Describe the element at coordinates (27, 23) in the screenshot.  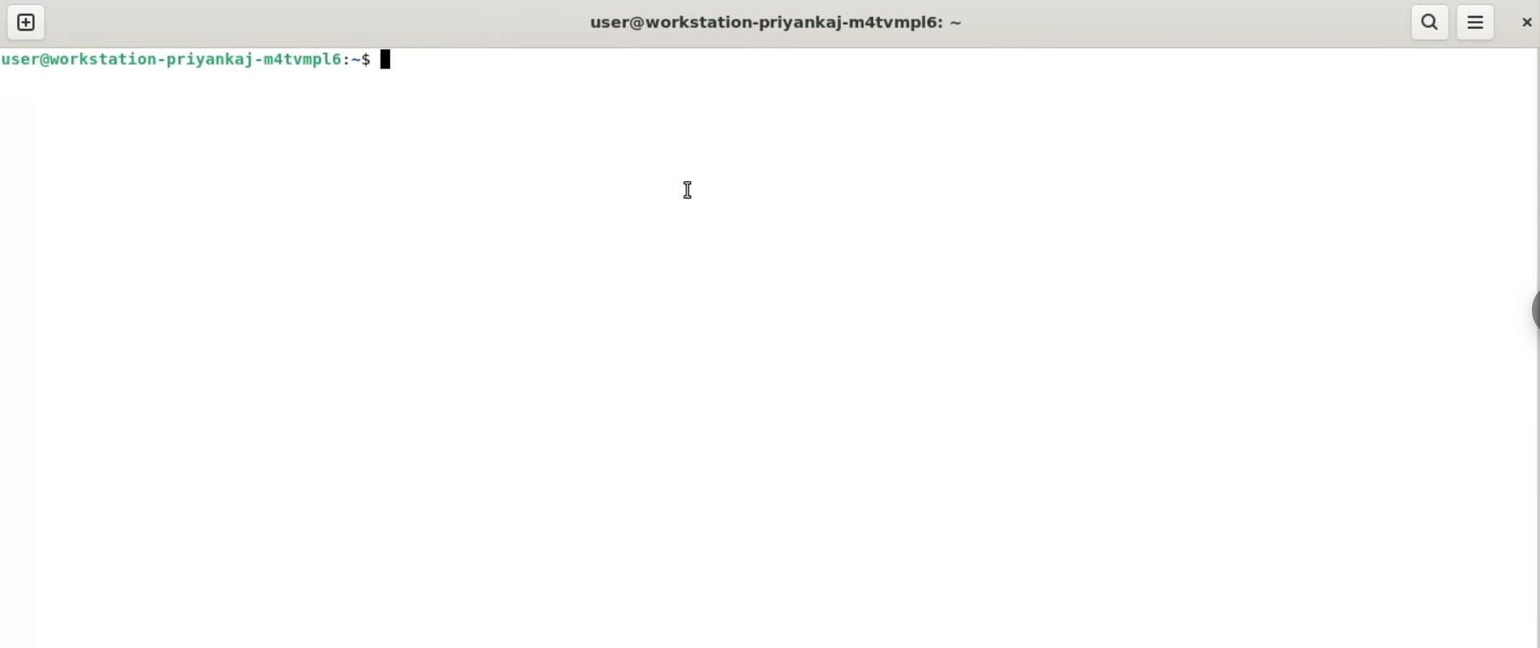
I see `new tab` at that location.